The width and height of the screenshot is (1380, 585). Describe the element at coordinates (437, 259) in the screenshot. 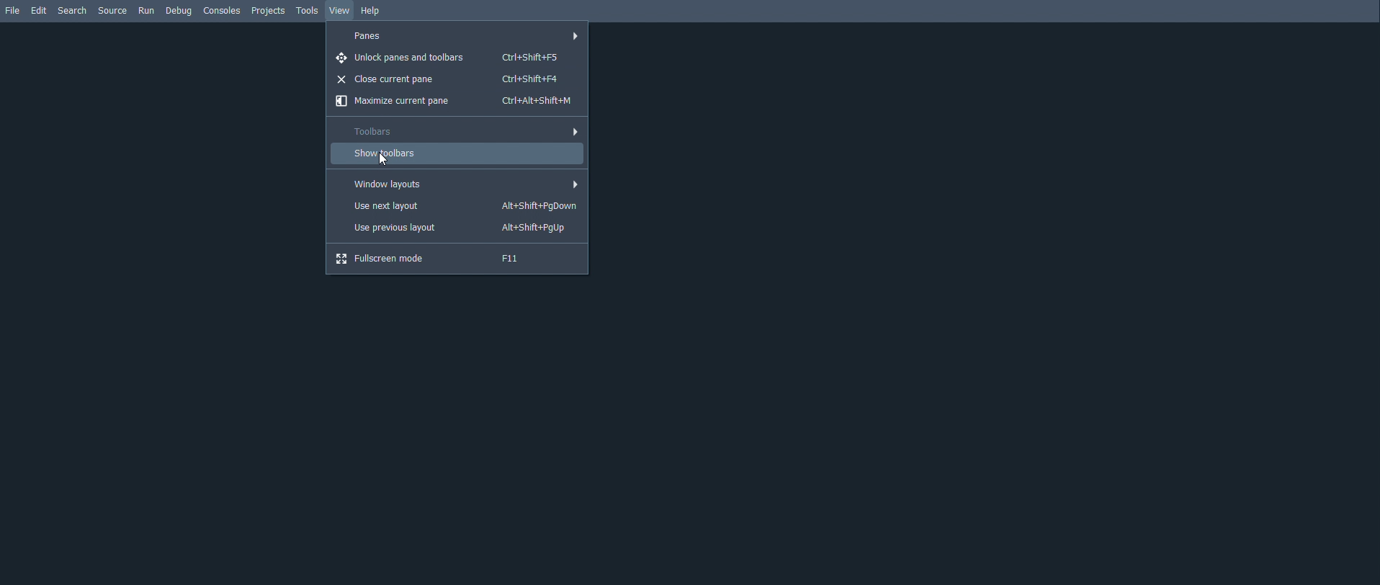

I see `Fullscreen mode` at that location.